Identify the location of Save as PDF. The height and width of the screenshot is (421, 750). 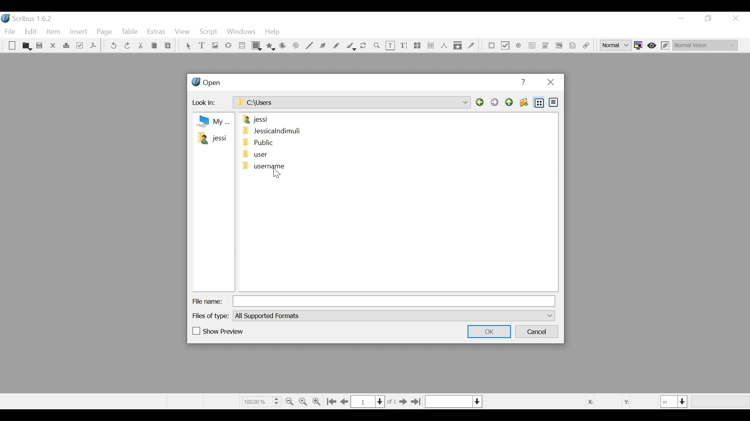
(93, 47).